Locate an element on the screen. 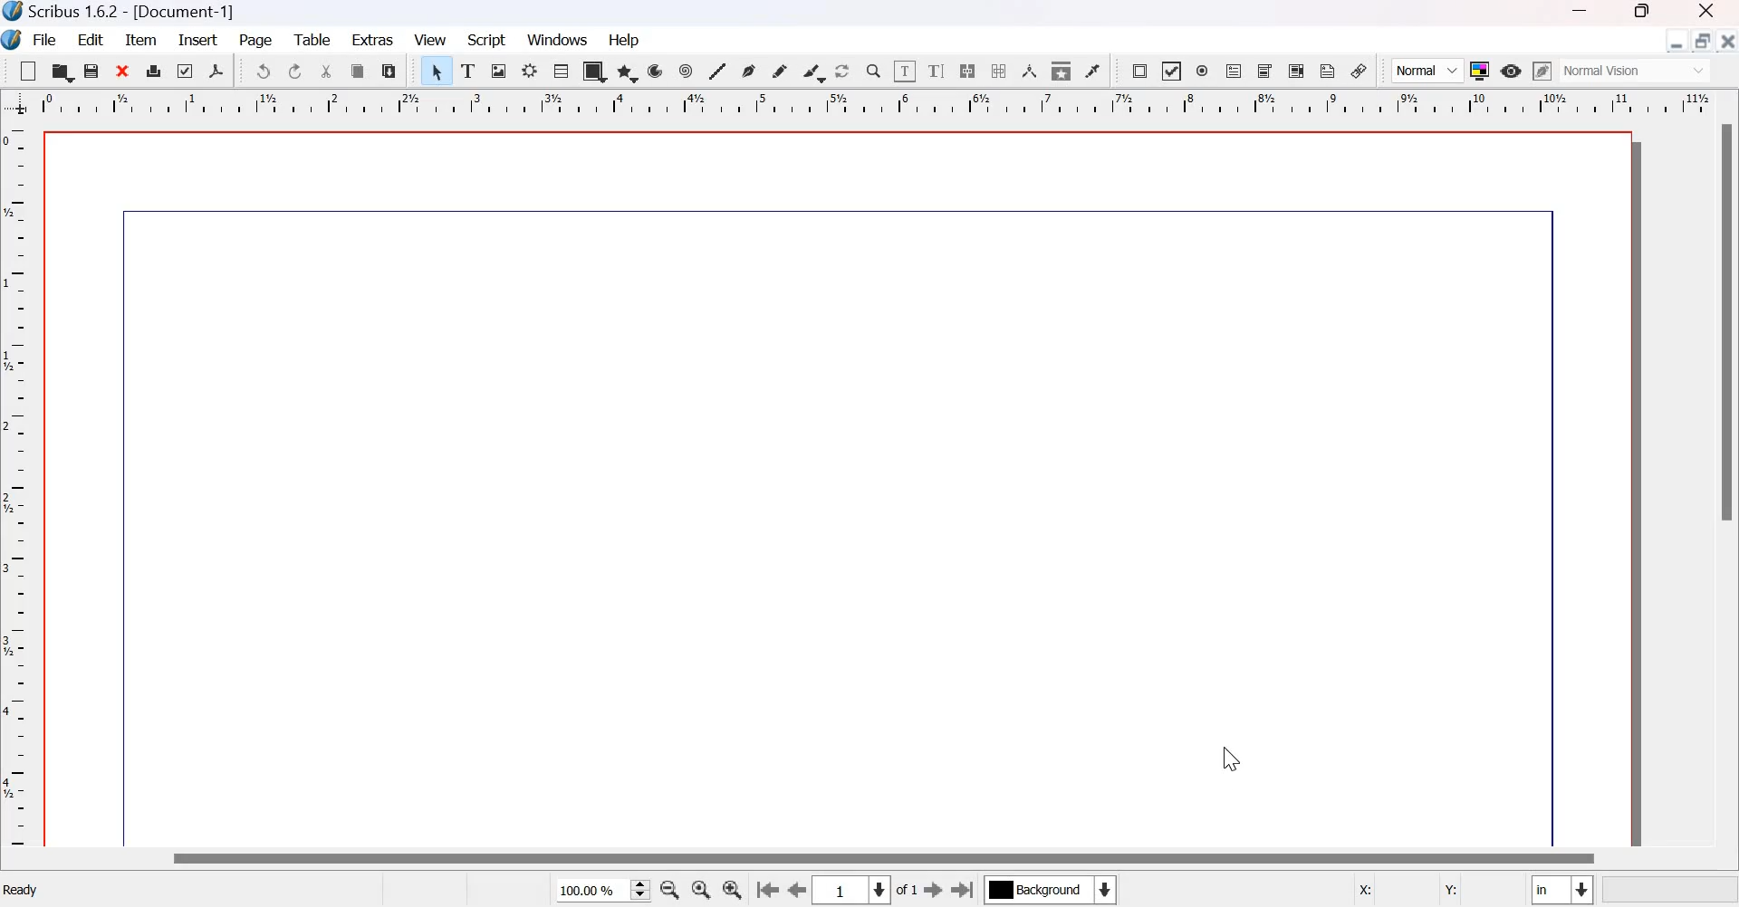  Edit is located at coordinates (91, 39).